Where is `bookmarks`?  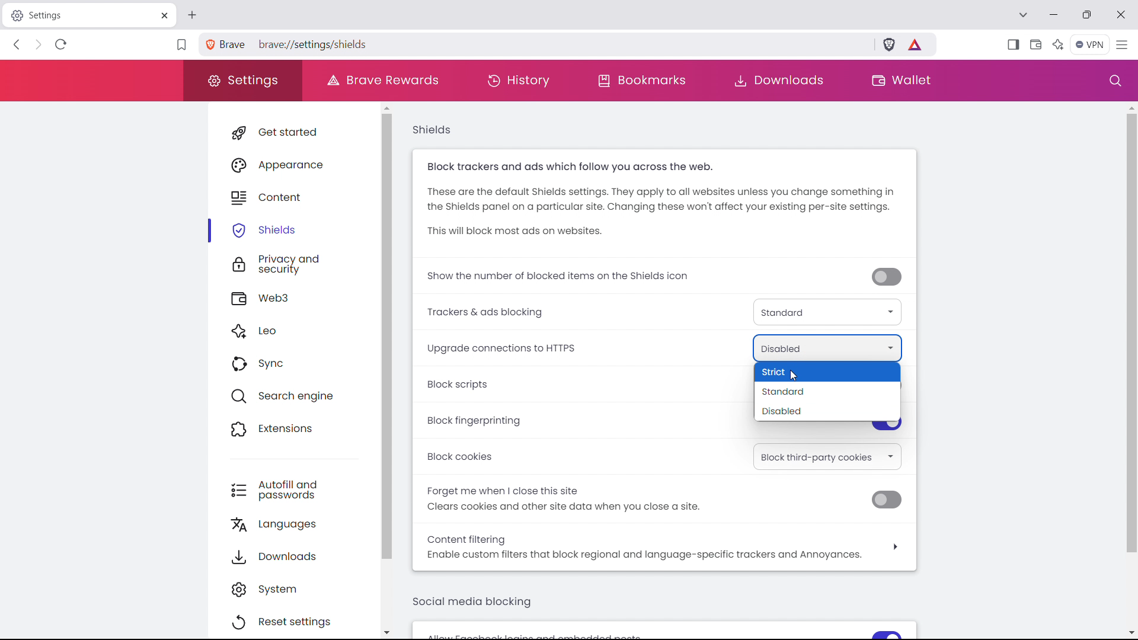 bookmarks is located at coordinates (642, 81).